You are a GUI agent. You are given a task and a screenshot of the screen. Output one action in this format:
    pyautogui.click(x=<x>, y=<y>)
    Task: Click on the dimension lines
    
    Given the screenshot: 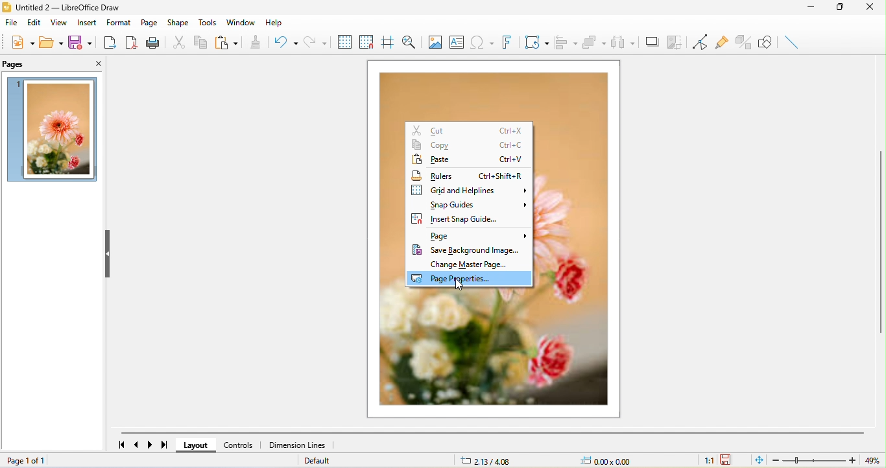 What is the action you would take?
    pyautogui.click(x=300, y=445)
    